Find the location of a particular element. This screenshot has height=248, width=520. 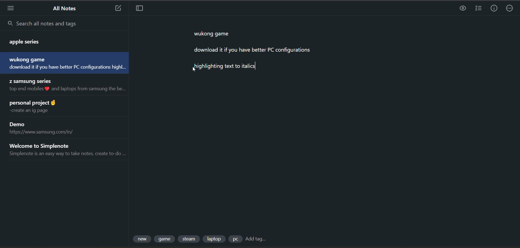

data from current note is located at coordinates (251, 54).